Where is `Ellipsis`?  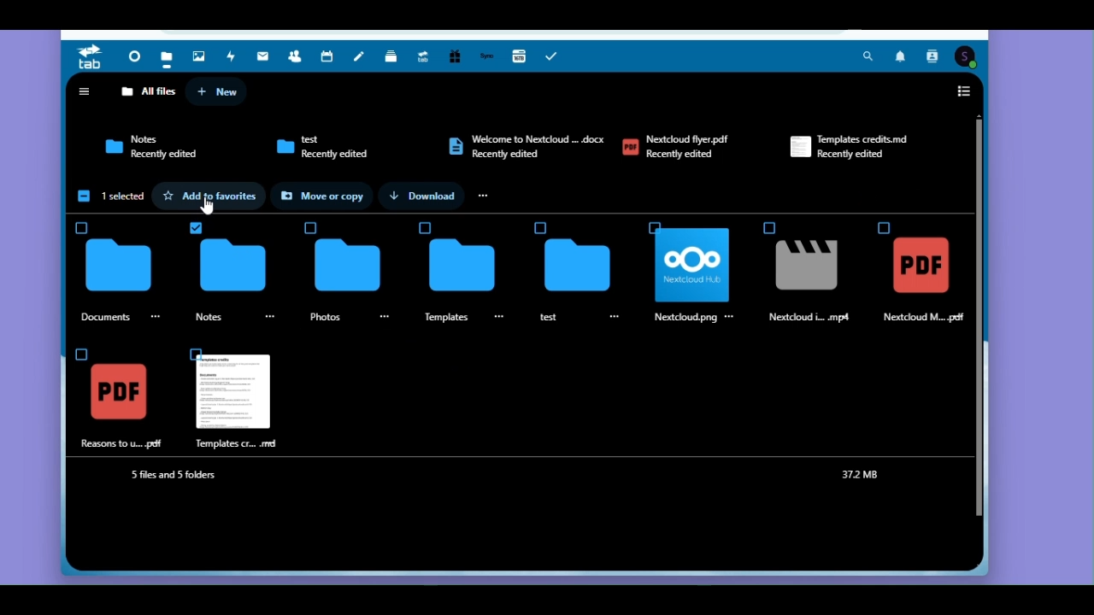
Ellipsis is located at coordinates (730, 318).